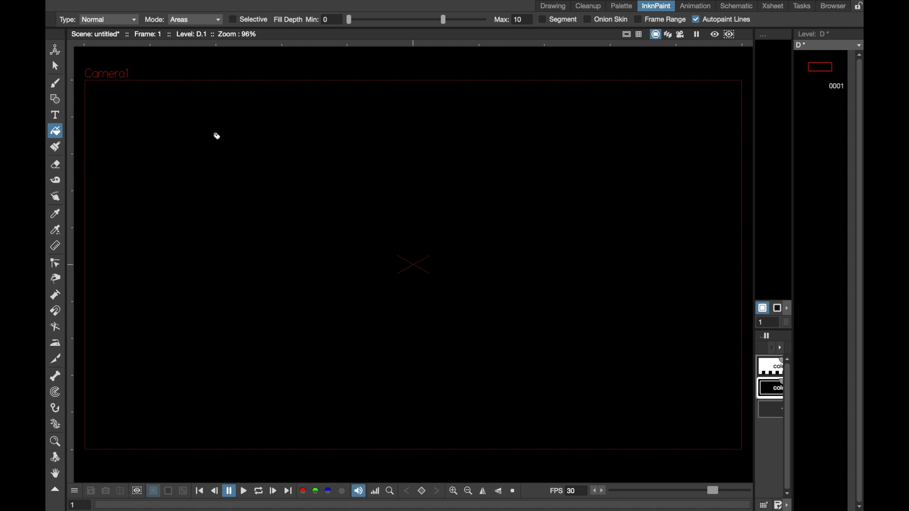 The width and height of the screenshot is (909, 511). What do you see at coordinates (56, 490) in the screenshot?
I see `drag handle` at bounding box center [56, 490].